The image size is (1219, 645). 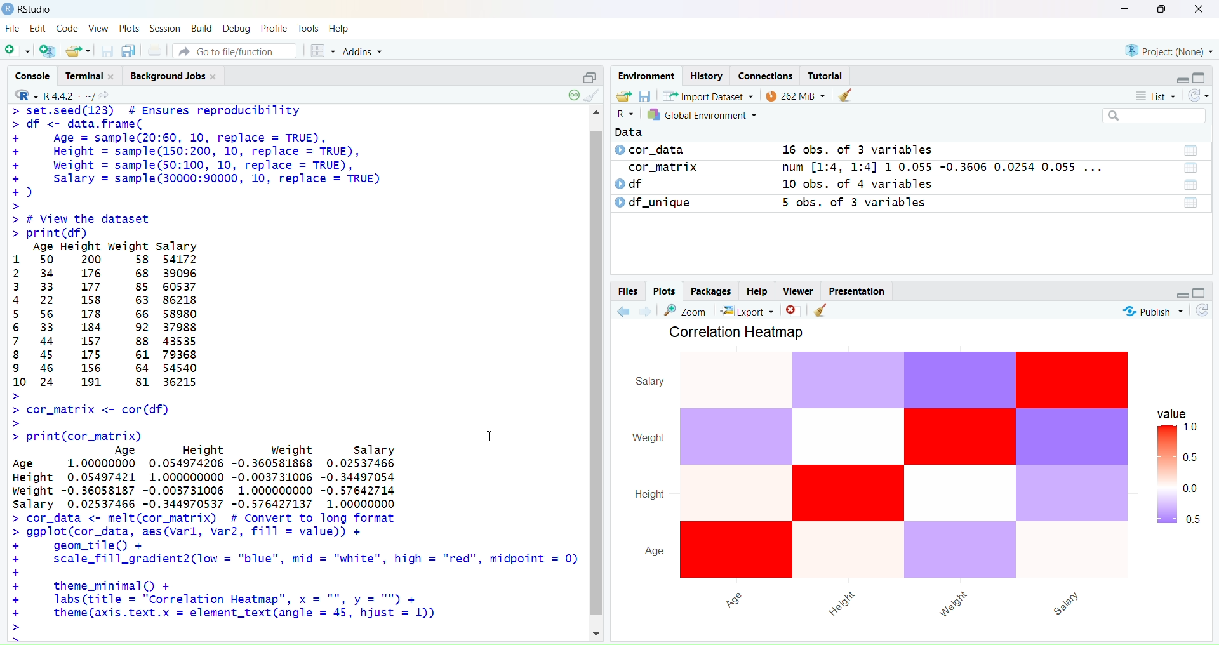 What do you see at coordinates (1190, 204) in the screenshot?
I see `List` at bounding box center [1190, 204].